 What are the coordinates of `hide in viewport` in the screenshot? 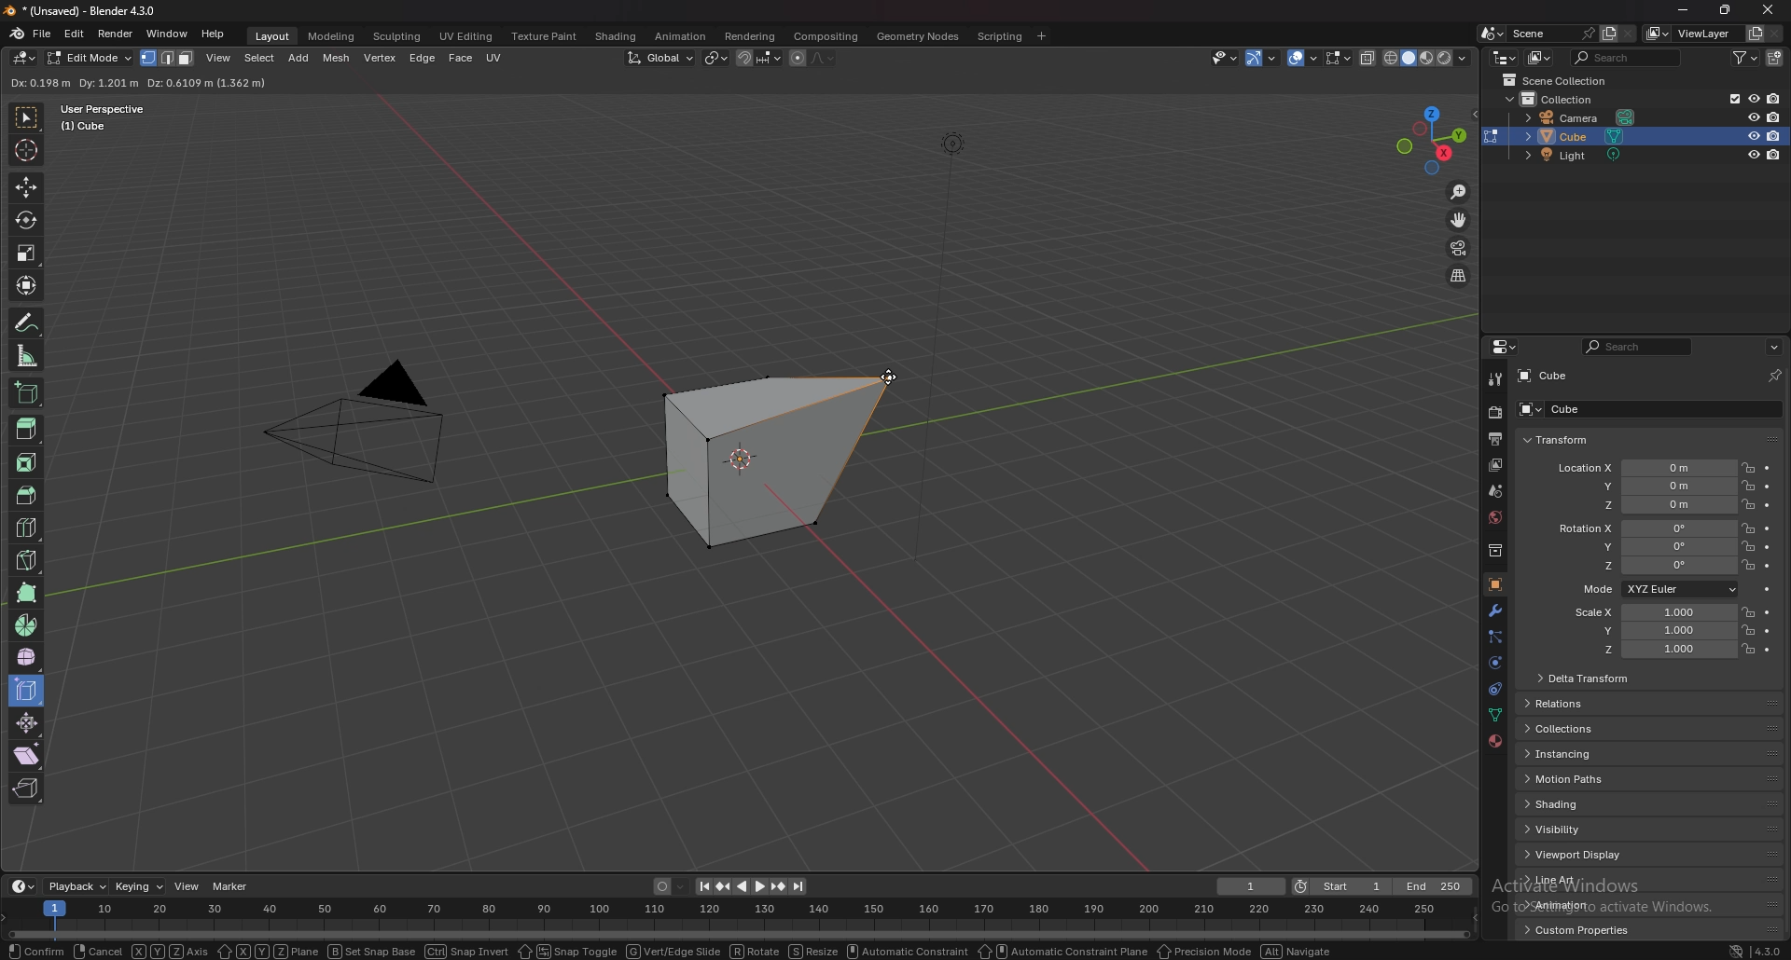 It's located at (1751, 155).